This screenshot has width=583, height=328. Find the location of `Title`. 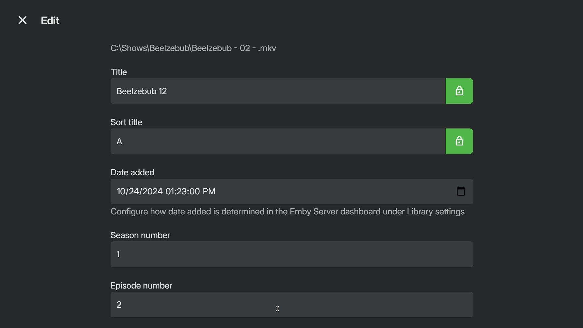

Title is located at coordinates (120, 70).